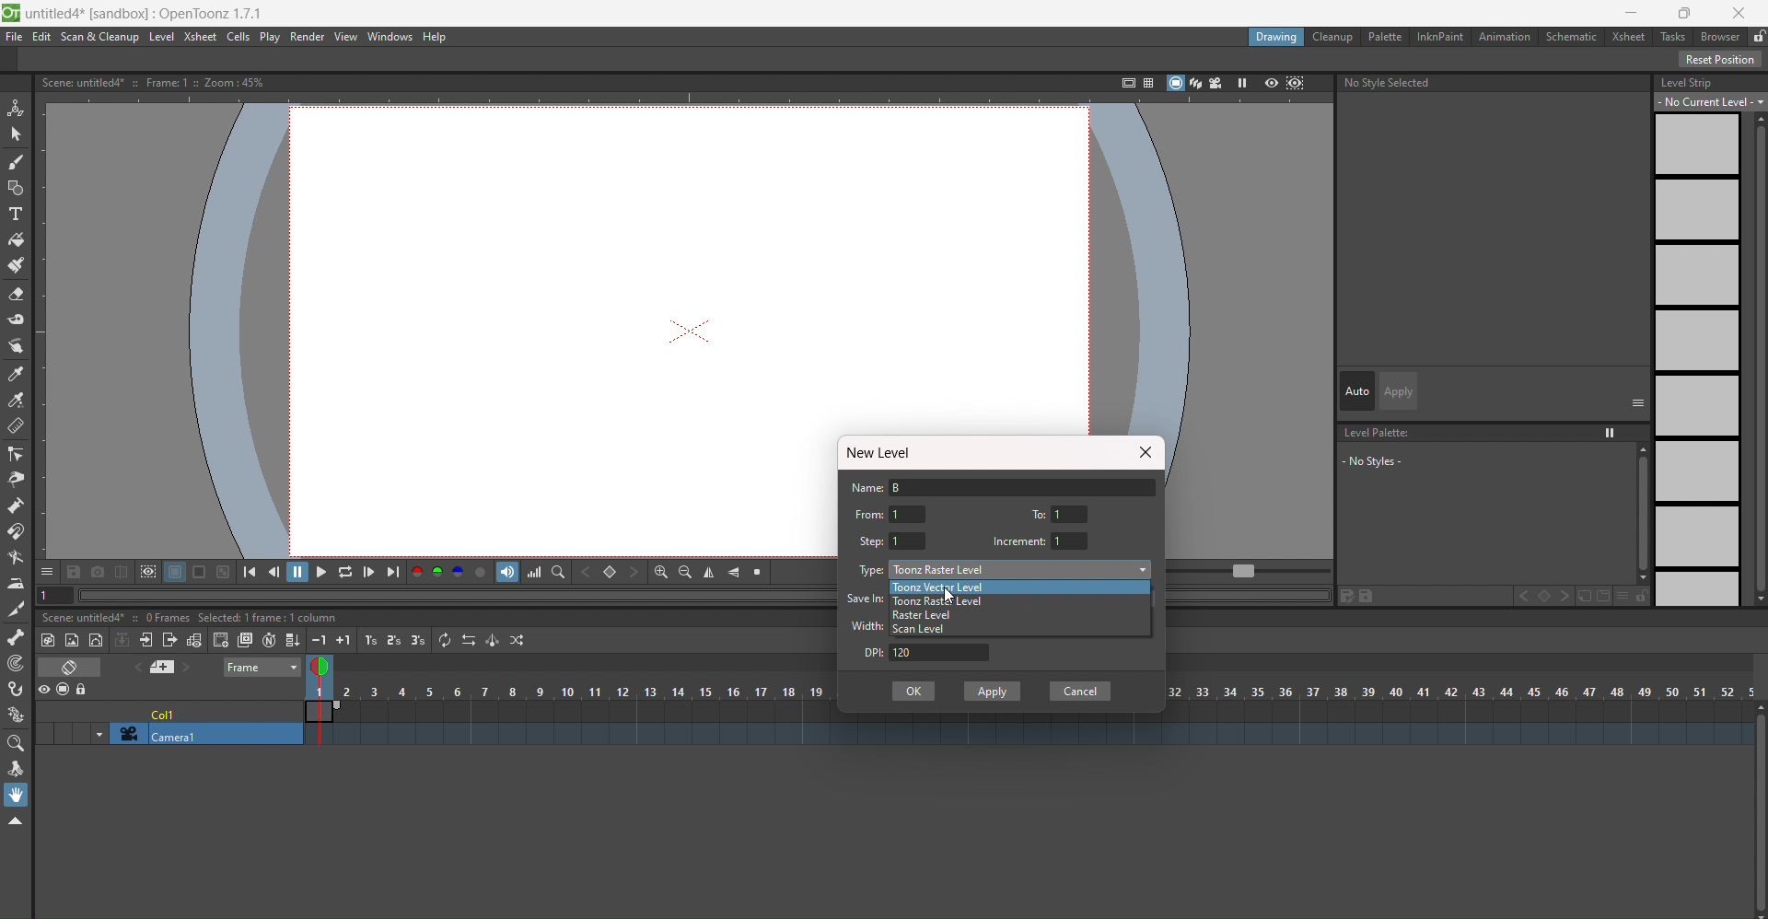 This screenshot has height=919, width=1768. Describe the element at coordinates (660, 572) in the screenshot. I see `zoom in` at that location.